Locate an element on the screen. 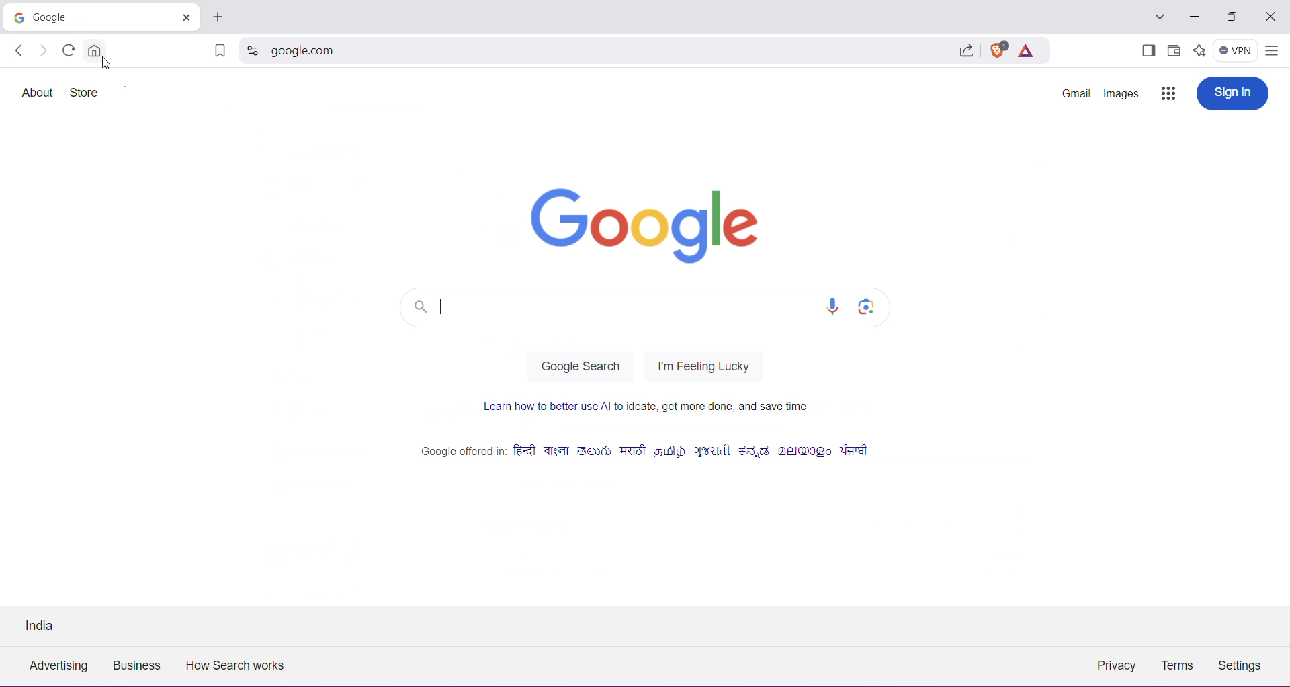 This screenshot has height=687, width=1290. Sign In is located at coordinates (1232, 93).